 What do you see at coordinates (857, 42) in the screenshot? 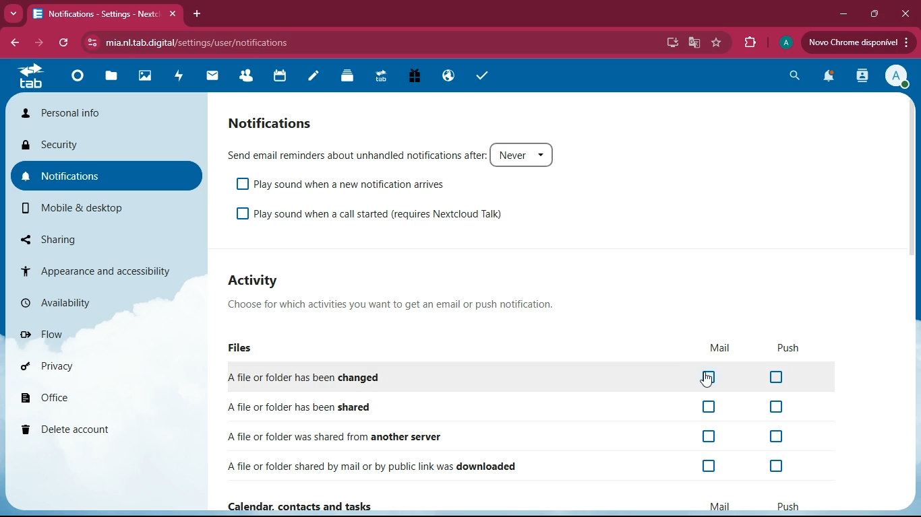
I see `update` at bounding box center [857, 42].